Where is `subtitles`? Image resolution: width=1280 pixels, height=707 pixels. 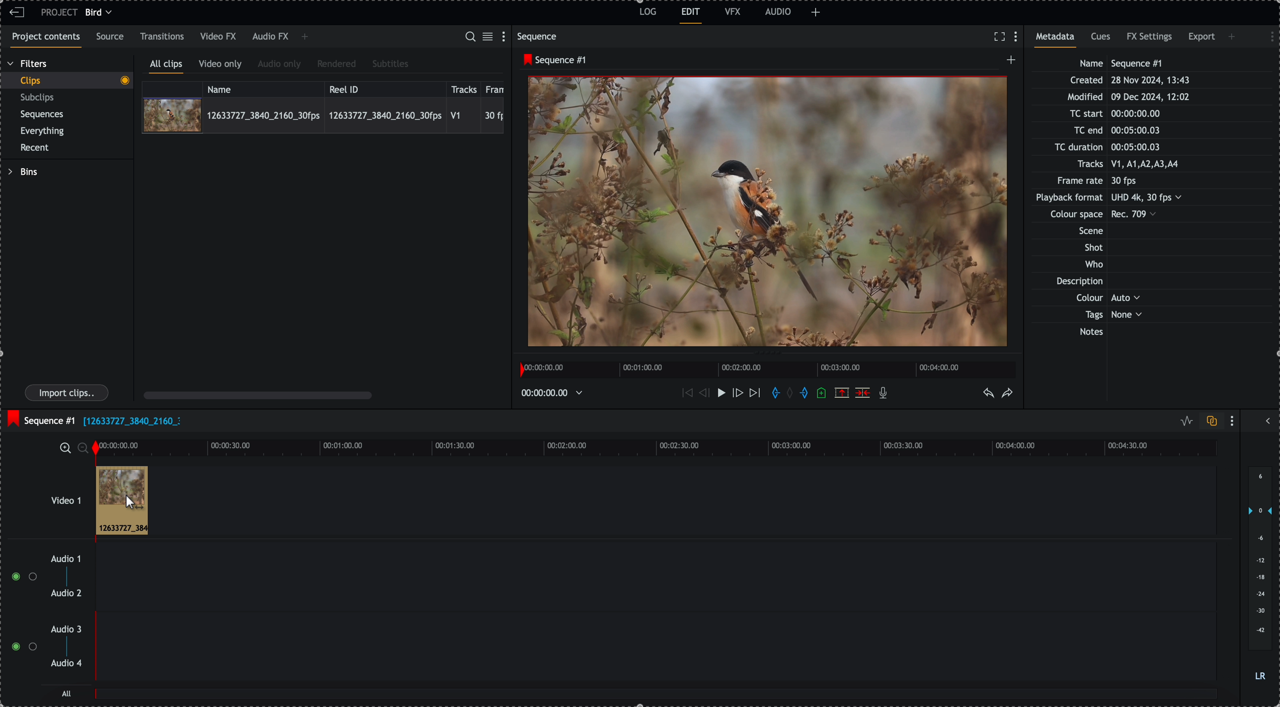 subtitles is located at coordinates (391, 65).